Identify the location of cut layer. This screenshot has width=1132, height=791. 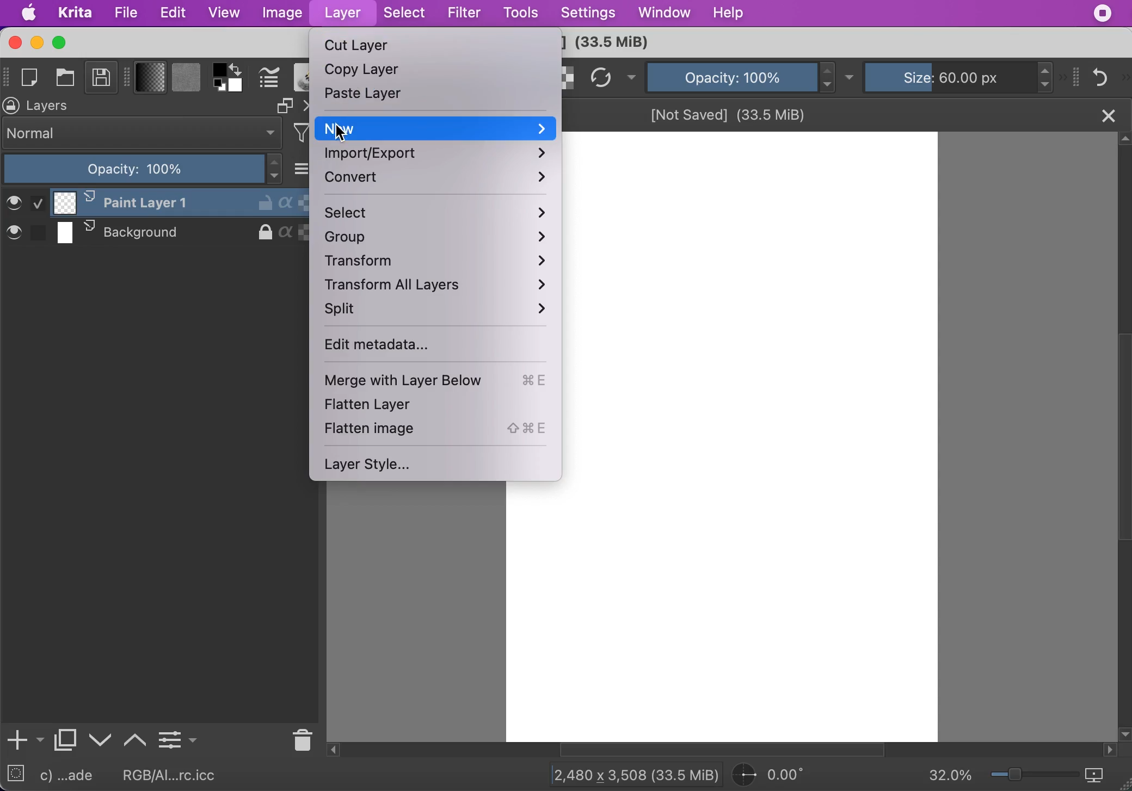
(359, 46).